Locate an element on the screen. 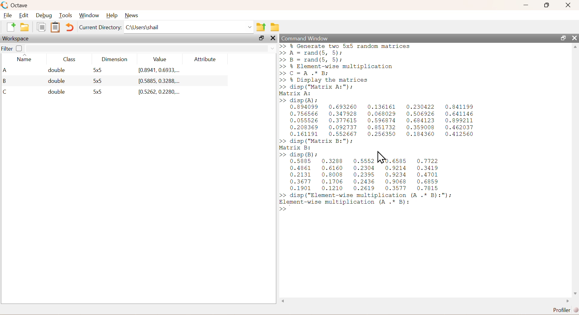 The height and width of the screenshot is (315, 579). Octave is located at coordinates (16, 5).